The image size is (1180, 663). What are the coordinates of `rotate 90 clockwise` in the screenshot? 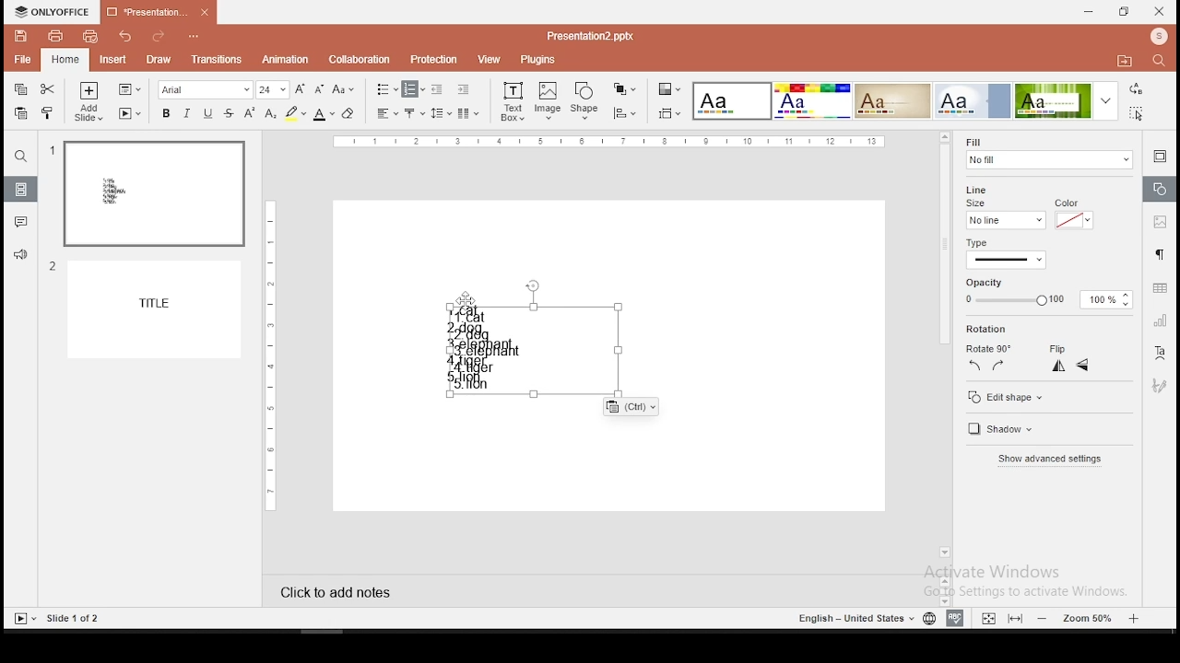 It's located at (997, 366).